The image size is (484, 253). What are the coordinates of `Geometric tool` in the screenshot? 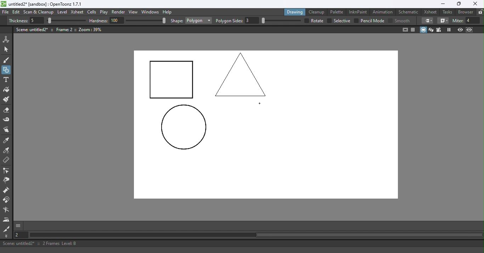 It's located at (7, 70).